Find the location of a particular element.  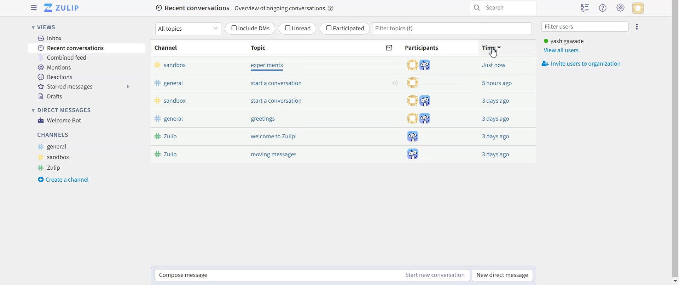

Channel is located at coordinates (168, 48).